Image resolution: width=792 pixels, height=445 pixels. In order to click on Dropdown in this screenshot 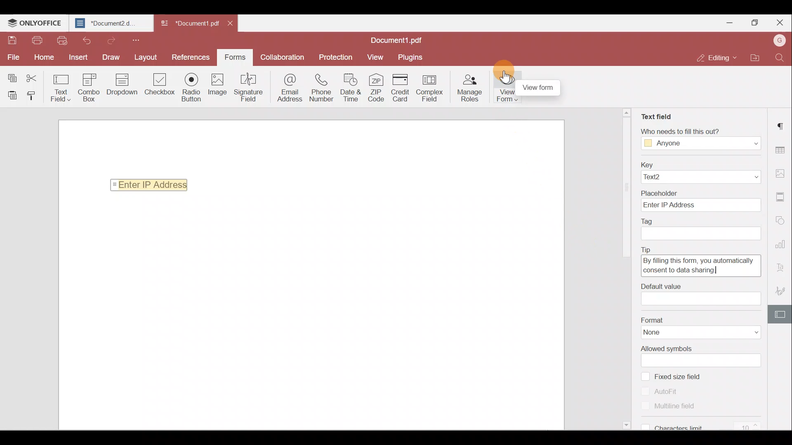, I will do `click(747, 143)`.